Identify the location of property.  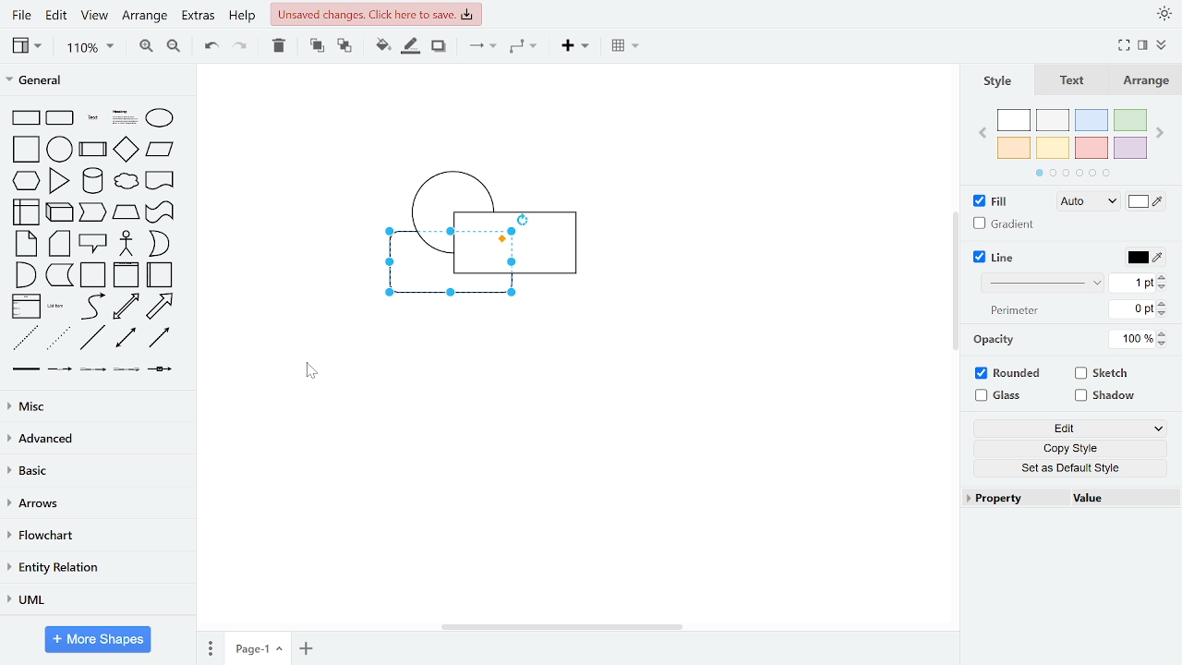
(1012, 498).